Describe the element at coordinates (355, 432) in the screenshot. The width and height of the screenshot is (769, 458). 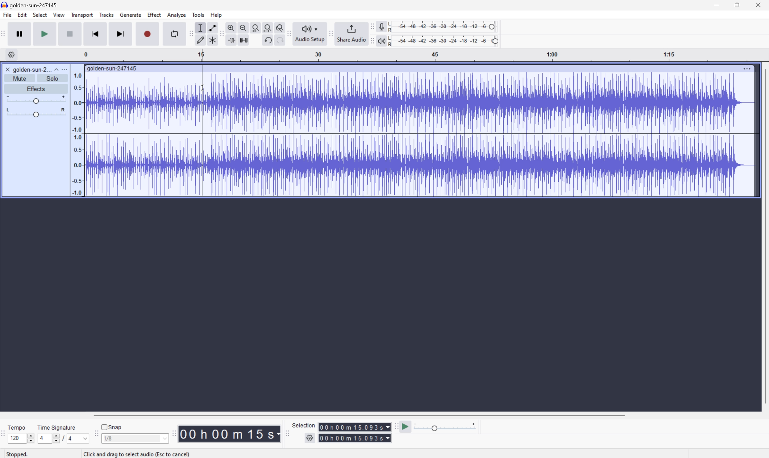
I see `Selection` at that location.